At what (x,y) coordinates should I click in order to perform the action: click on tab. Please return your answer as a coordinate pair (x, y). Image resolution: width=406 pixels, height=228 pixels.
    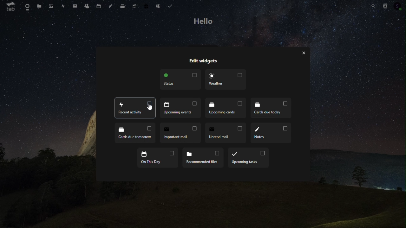
    Looking at the image, I should click on (10, 7).